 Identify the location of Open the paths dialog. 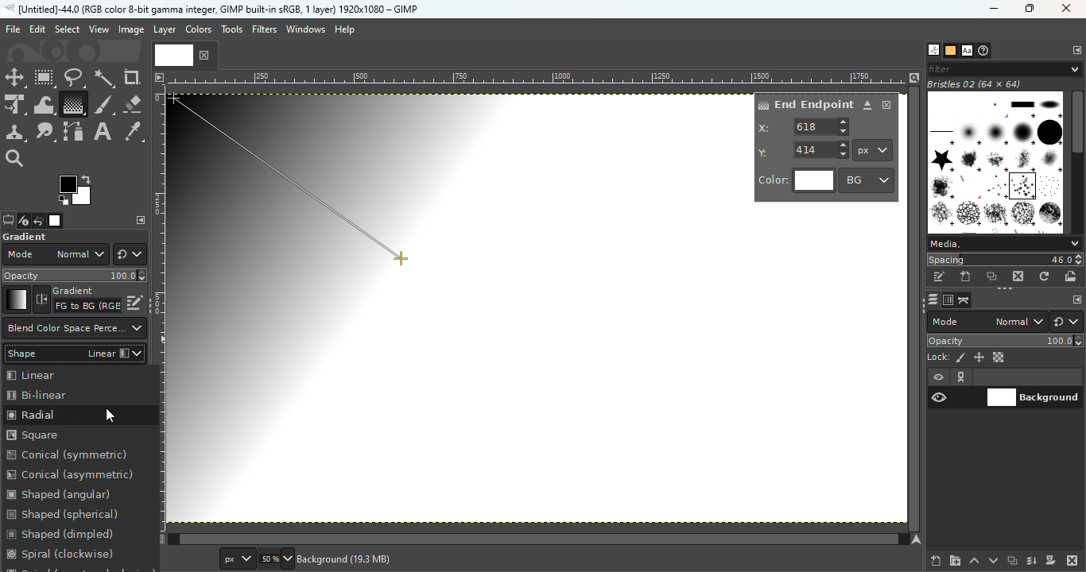
(964, 300).